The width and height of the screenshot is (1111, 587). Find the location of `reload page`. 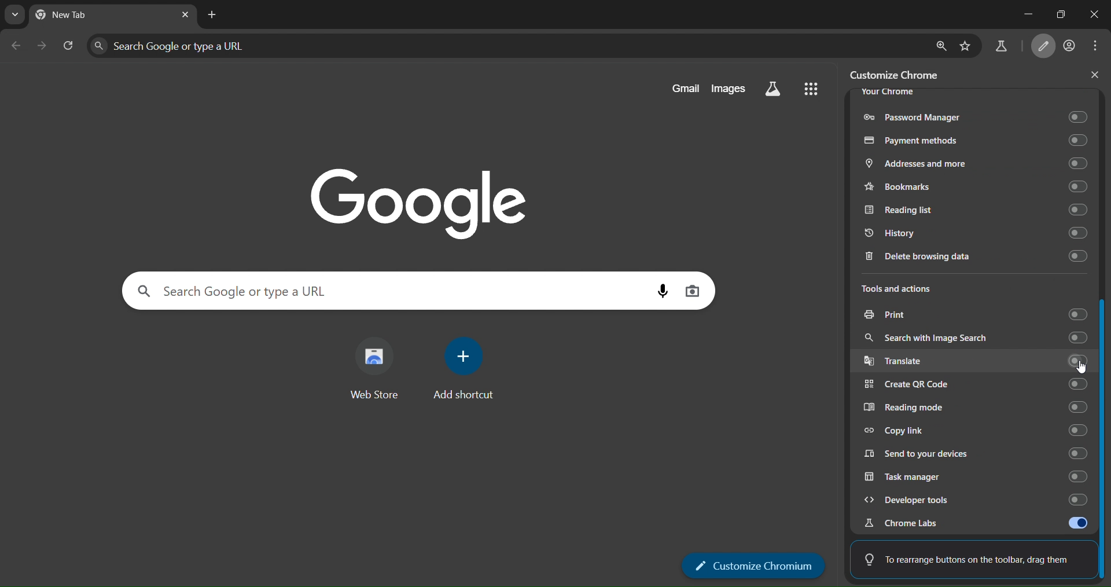

reload page is located at coordinates (69, 46).